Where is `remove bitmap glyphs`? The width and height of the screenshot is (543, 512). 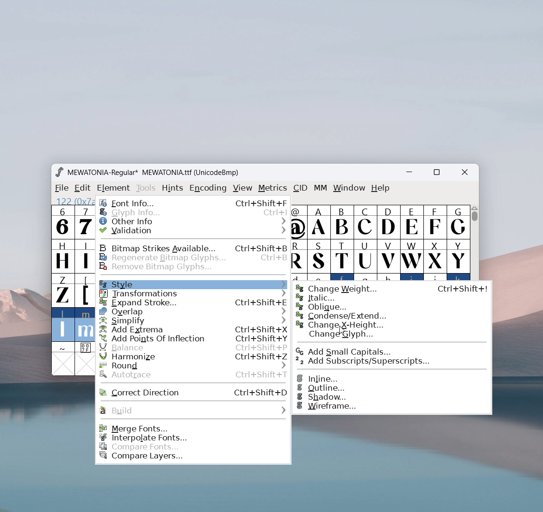 remove bitmap glyphs is located at coordinates (193, 267).